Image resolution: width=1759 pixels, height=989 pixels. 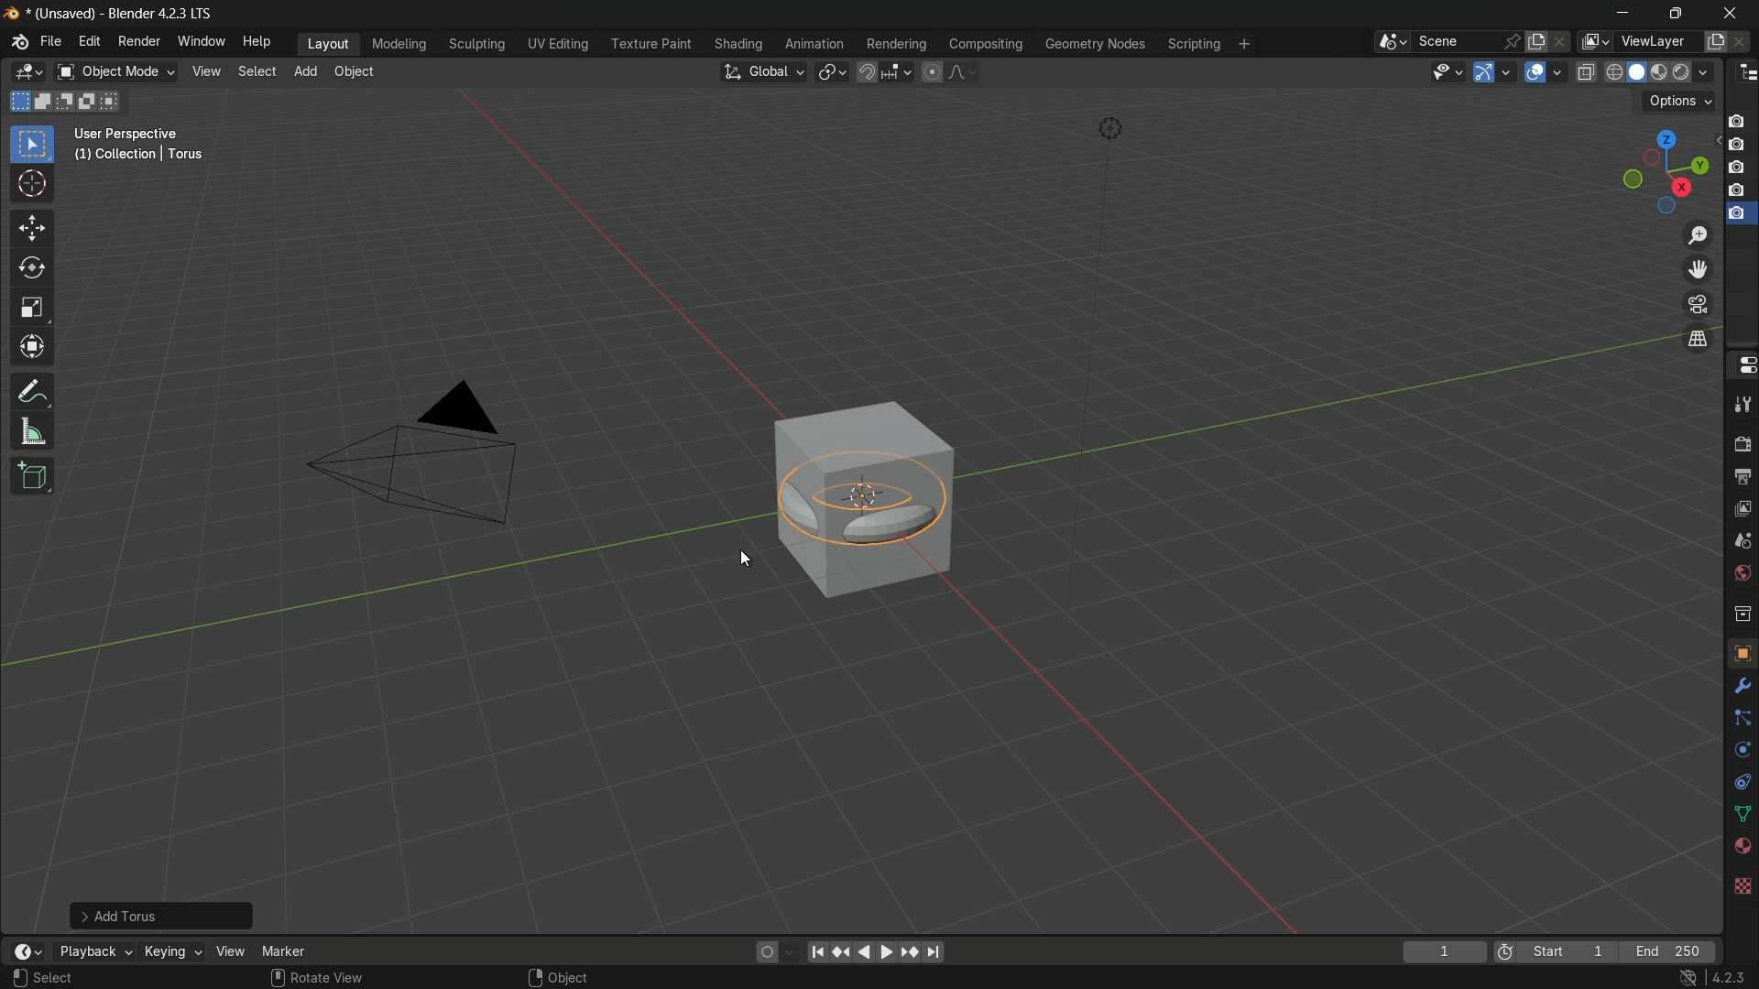 I want to click on transformation, so click(x=34, y=349).